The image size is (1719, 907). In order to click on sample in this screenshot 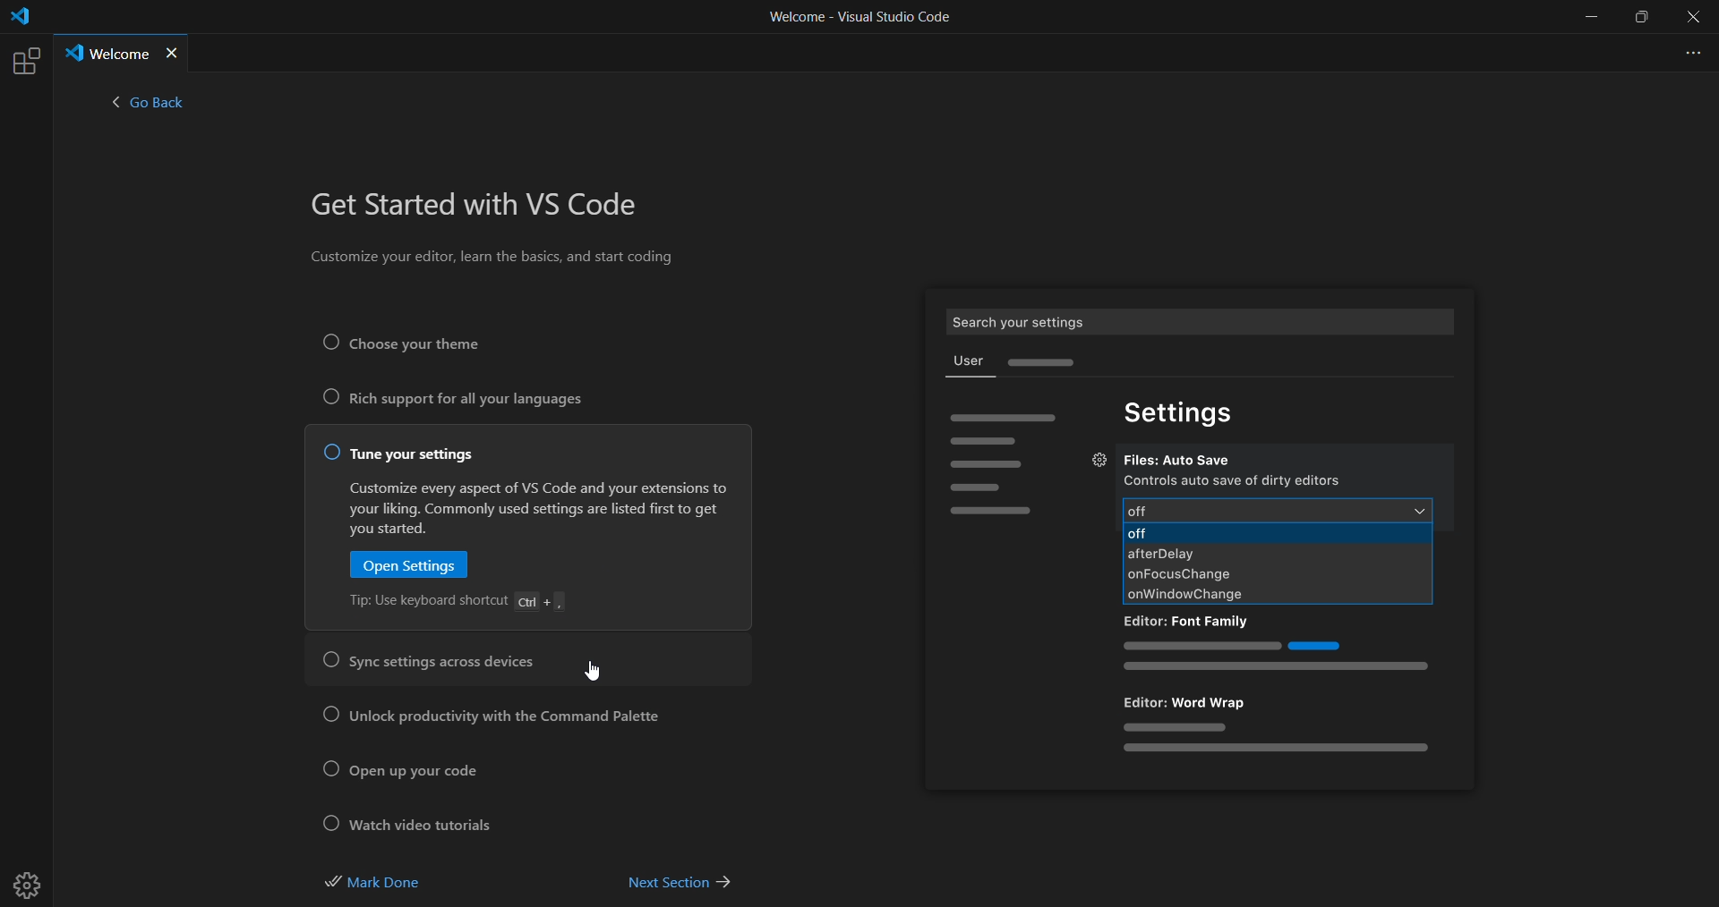, I will do `click(1286, 742)`.